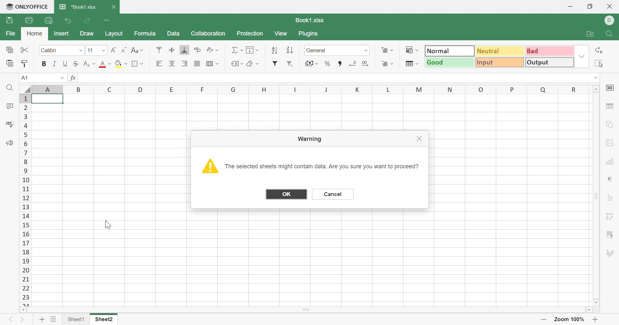  Describe the element at coordinates (69, 21) in the screenshot. I see `Undo` at that location.